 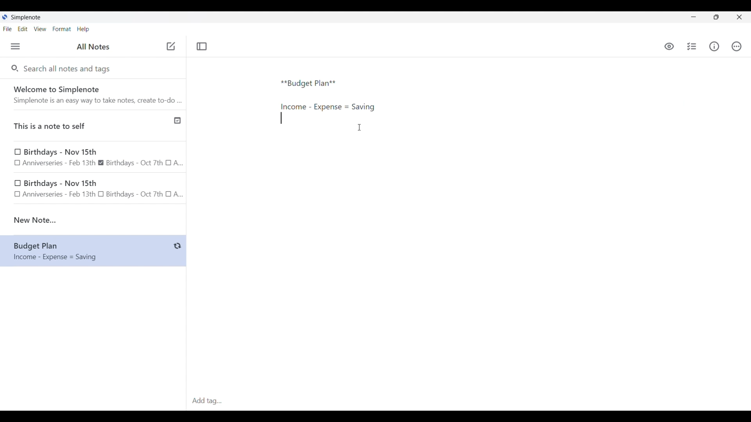 What do you see at coordinates (15, 46) in the screenshot?
I see `Menu` at bounding box center [15, 46].